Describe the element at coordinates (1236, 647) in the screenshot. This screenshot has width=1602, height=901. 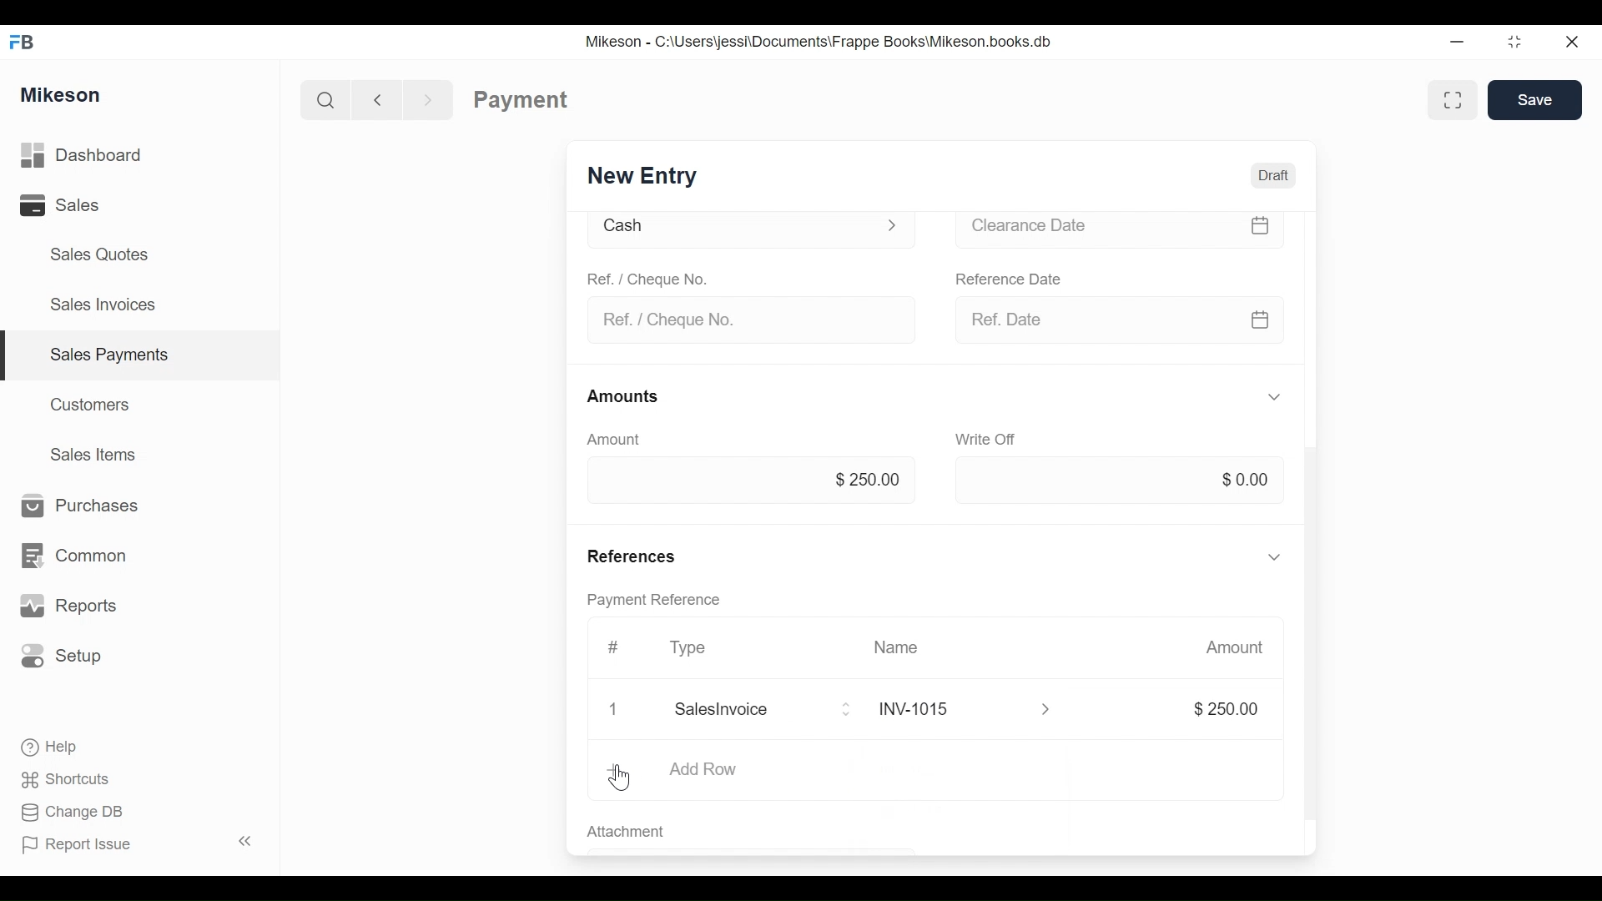
I see `Amount` at that location.